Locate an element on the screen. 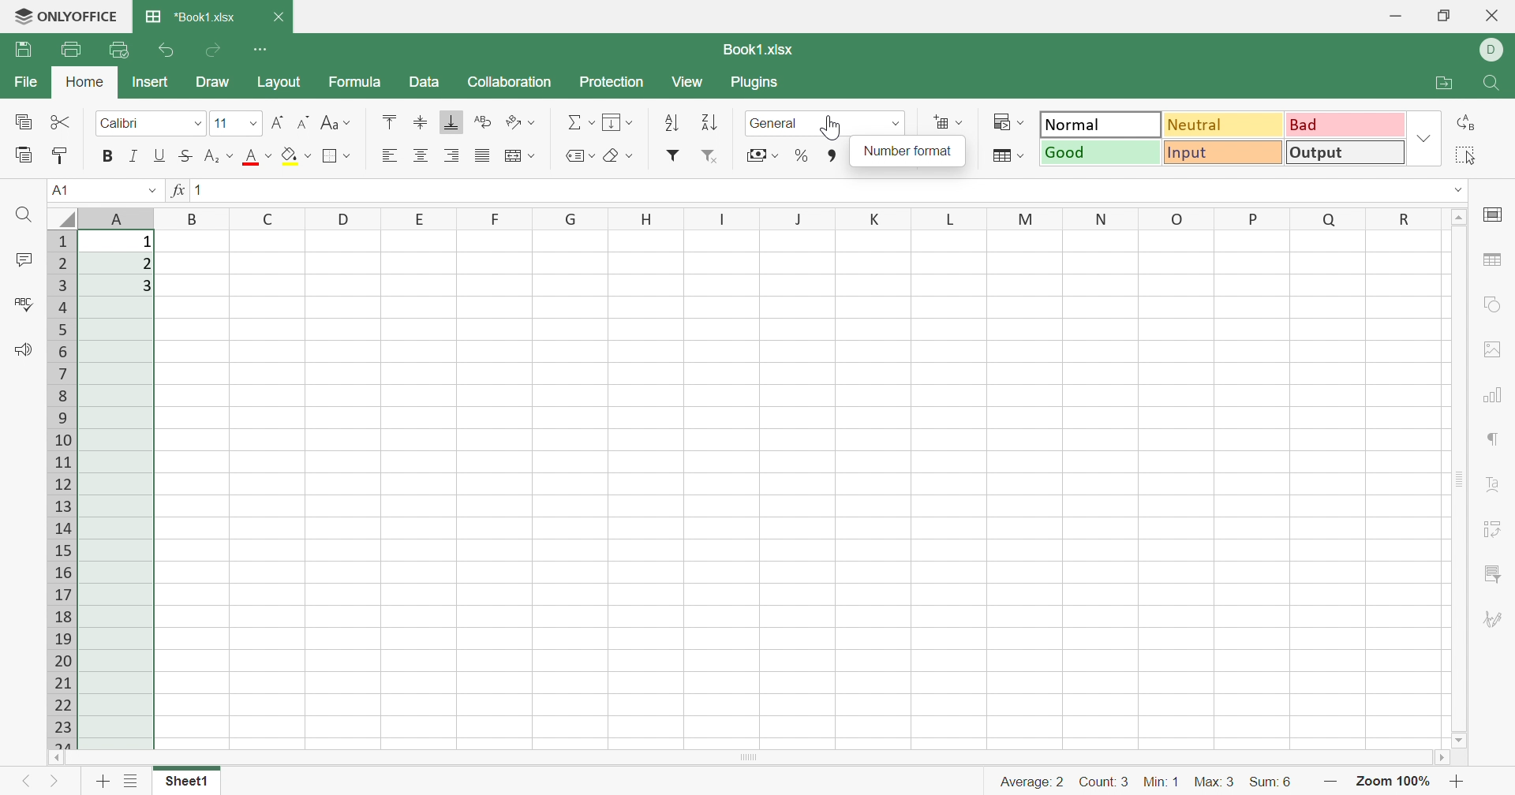 Image resolution: width=1515 pixels, height=795 pixels. Change case is located at coordinates (337, 122).